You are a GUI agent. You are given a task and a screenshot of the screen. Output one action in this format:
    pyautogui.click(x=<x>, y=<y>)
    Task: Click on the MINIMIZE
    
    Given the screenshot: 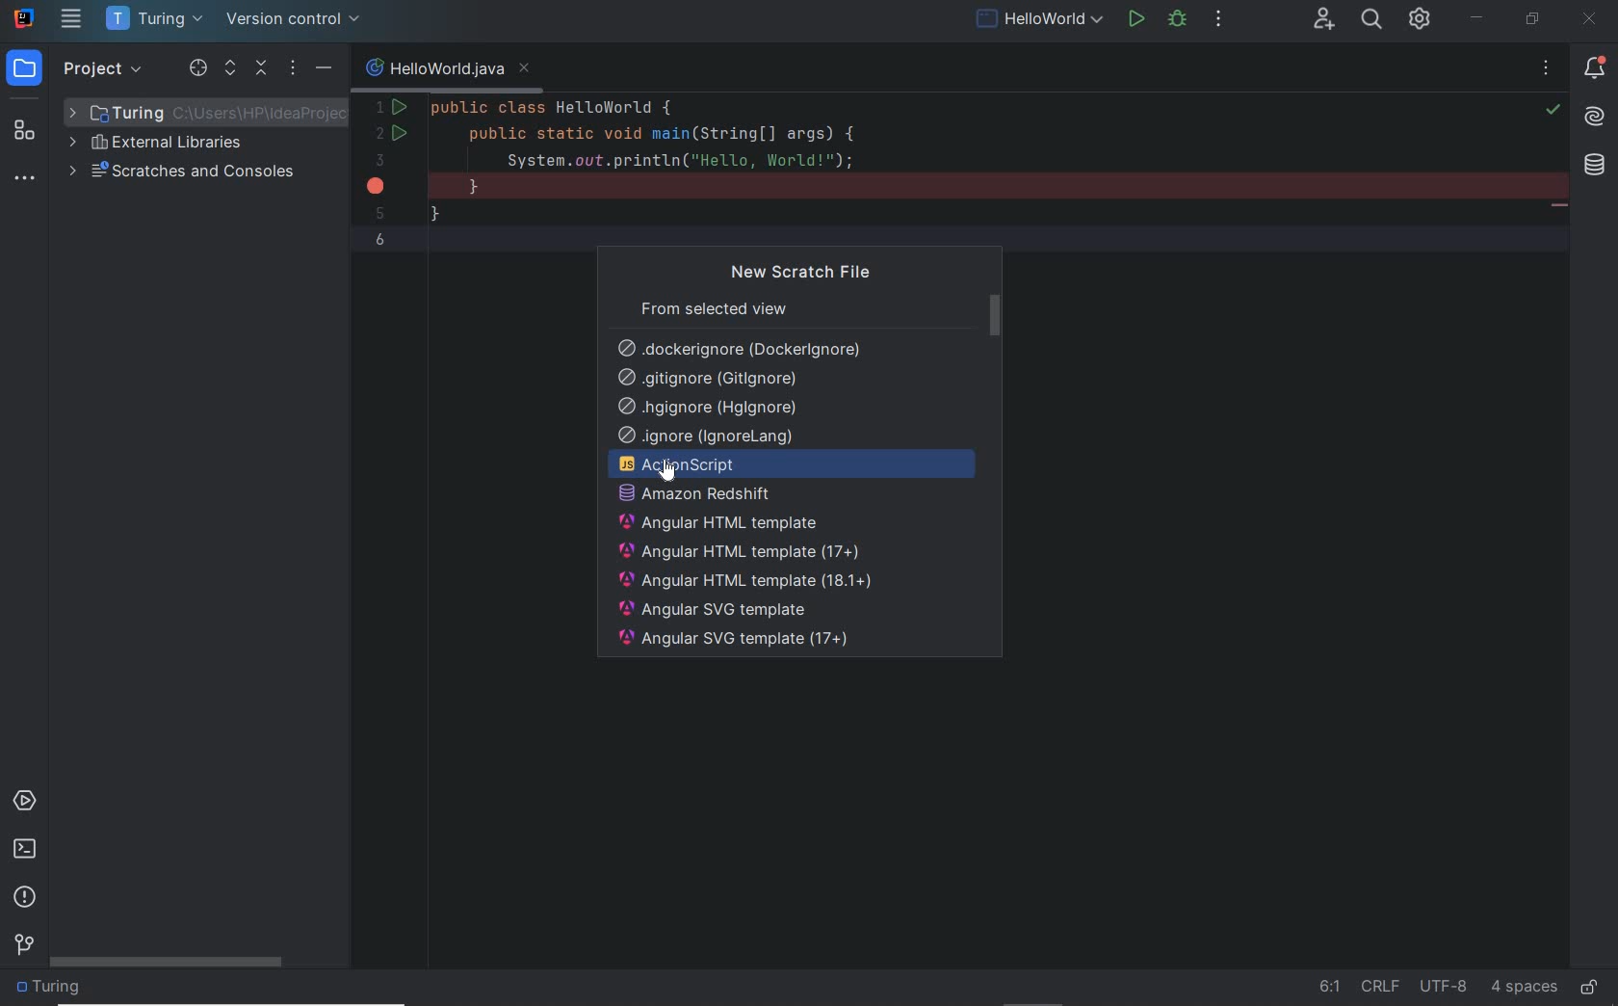 What is the action you would take?
    pyautogui.click(x=1479, y=18)
    